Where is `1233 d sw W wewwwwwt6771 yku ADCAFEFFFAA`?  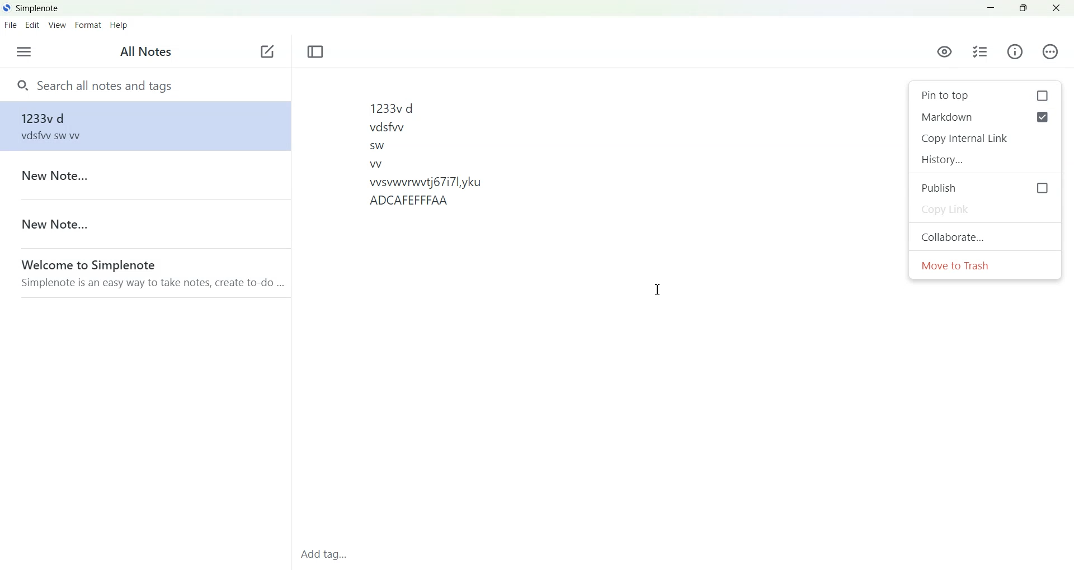
1233 d sw W wewwwwwt6771 yku ADCAFEFFFAA is located at coordinates (598, 310).